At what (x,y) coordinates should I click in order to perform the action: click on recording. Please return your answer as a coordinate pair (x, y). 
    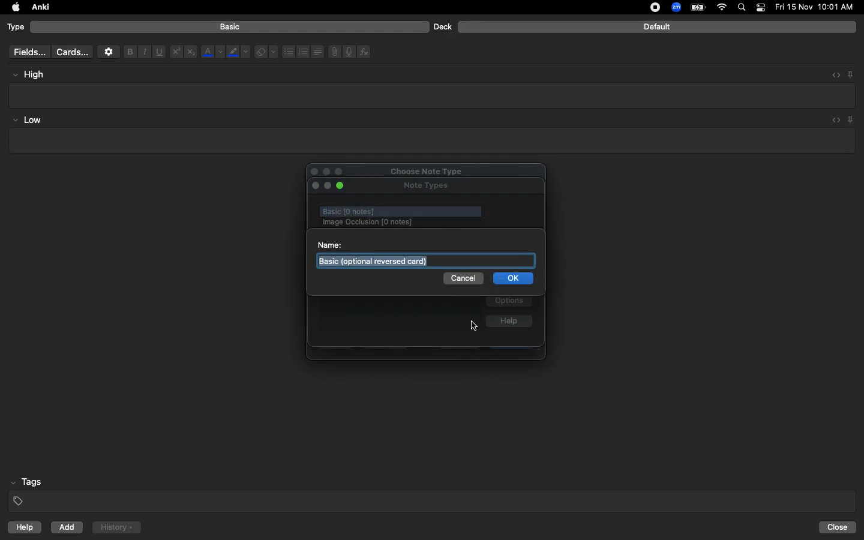
    Looking at the image, I should click on (648, 7).